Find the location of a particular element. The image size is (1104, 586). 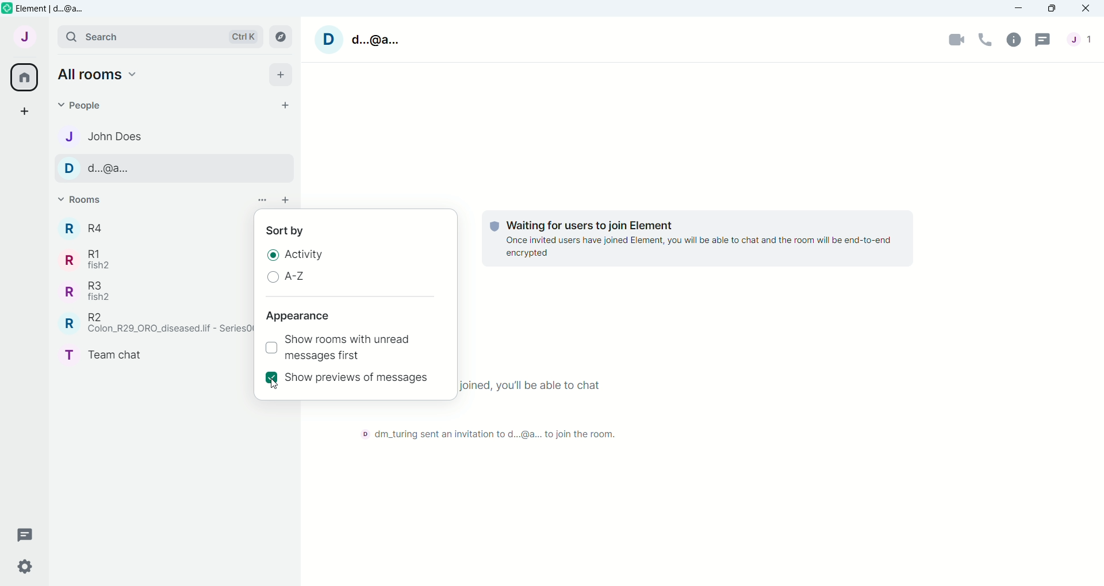

Show rooms with unread messages first is located at coordinates (349, 349).